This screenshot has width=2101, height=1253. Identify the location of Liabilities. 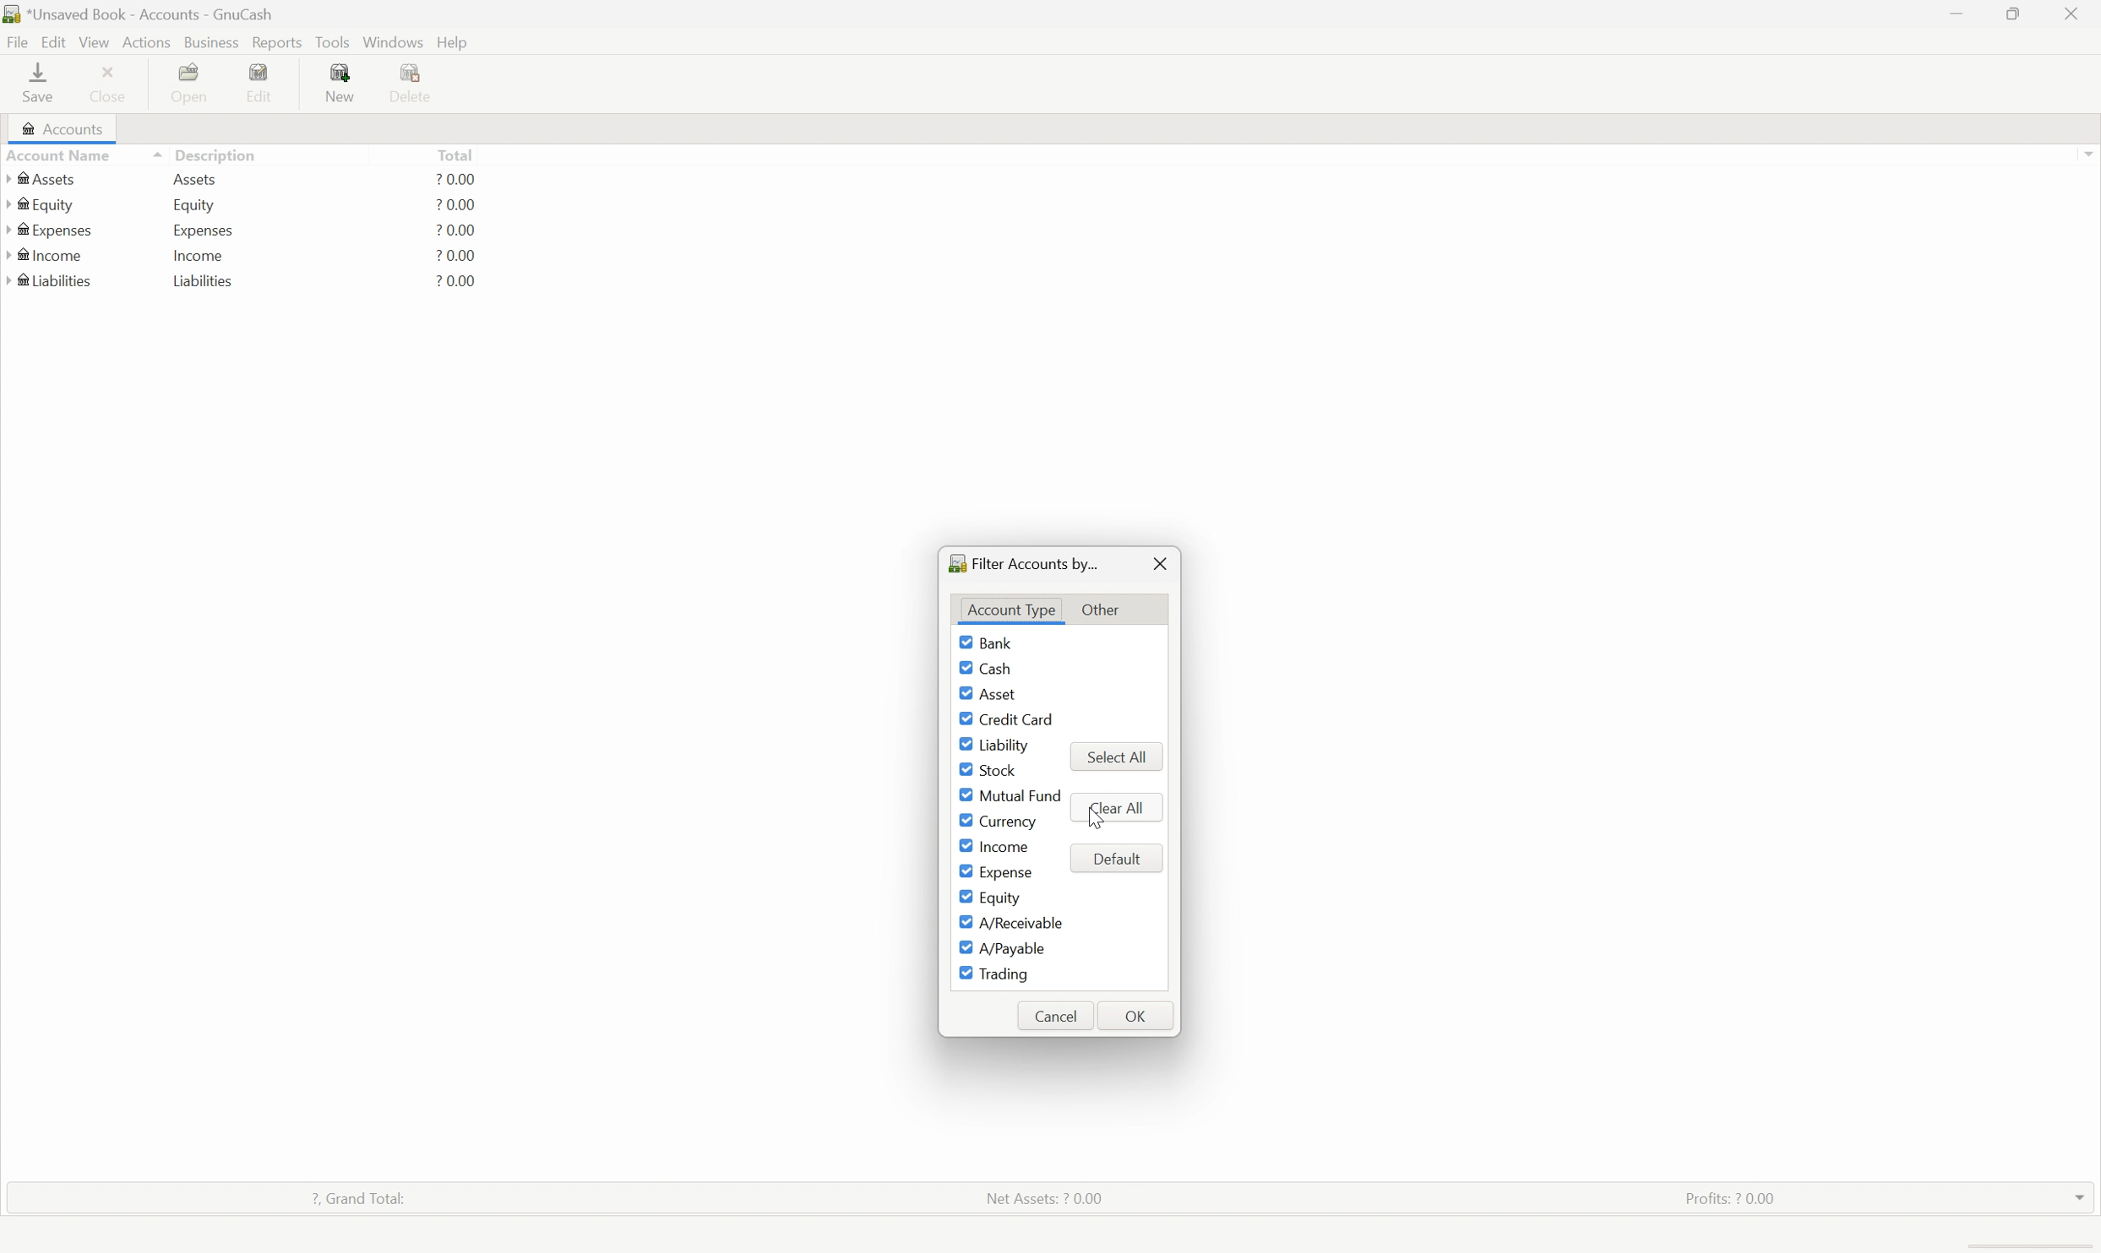
(52, 279).